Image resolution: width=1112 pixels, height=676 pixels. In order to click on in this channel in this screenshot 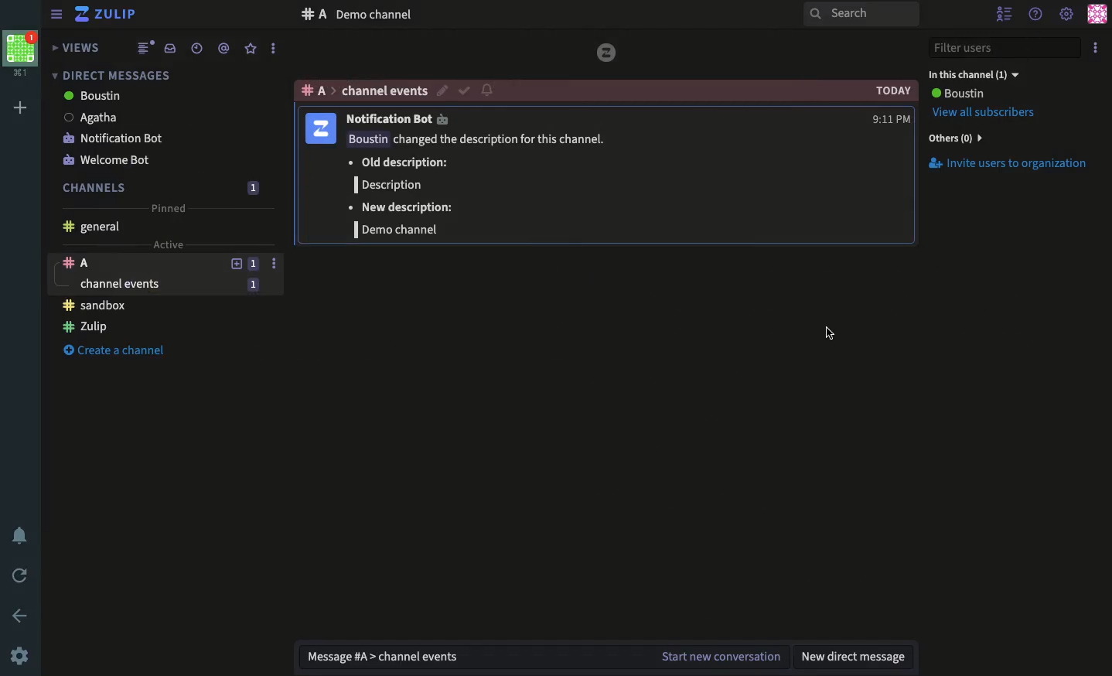, I will do `click(974, 73)`.